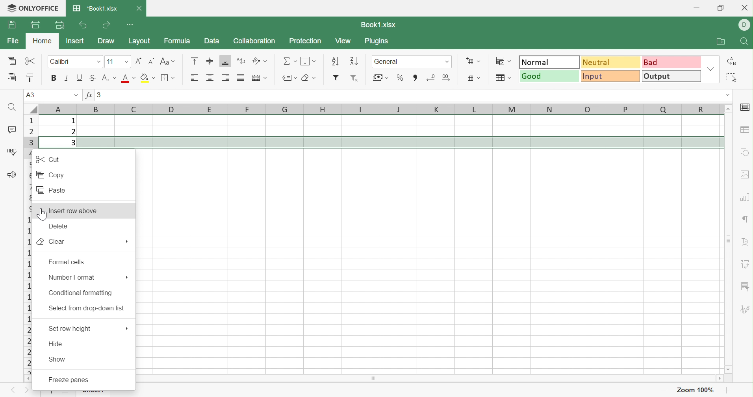  What do you see at coordinates (35, 25) in the screenshot?
I see `Print` at bounding box center [35, 25].